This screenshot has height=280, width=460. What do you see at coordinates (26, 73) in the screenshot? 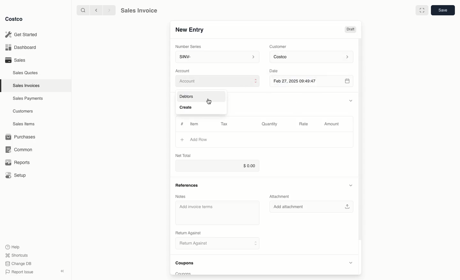
I see `Sales Quotes` at bounding box center [26, 73].